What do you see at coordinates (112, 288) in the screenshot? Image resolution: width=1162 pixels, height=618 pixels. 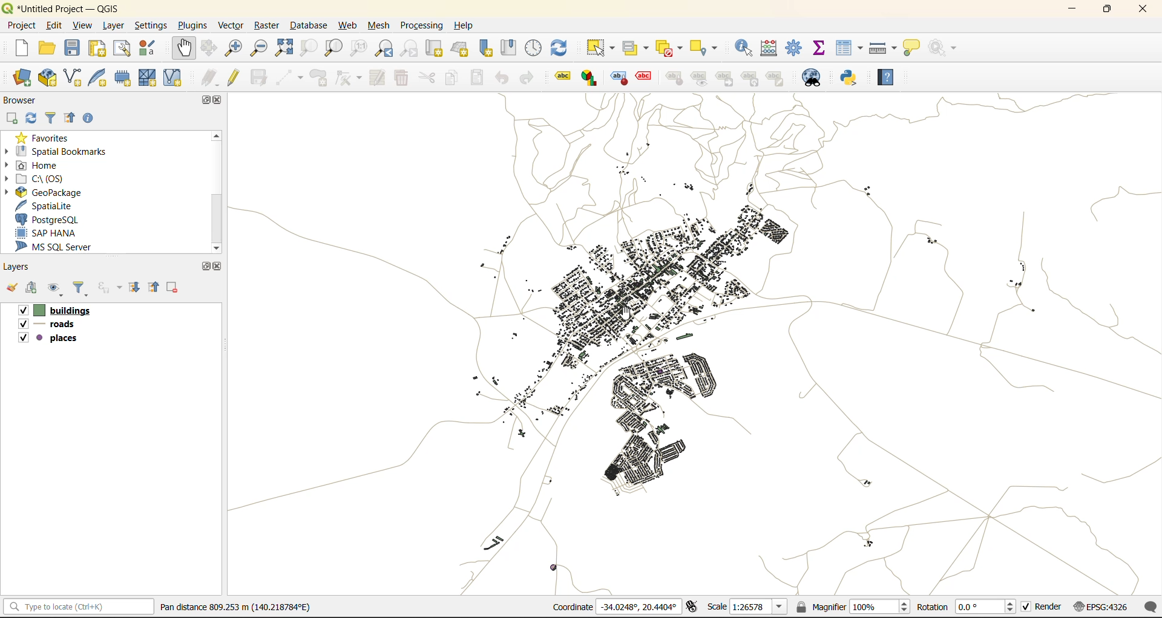 I see `filter by expression` at bounding box center [112, 288].